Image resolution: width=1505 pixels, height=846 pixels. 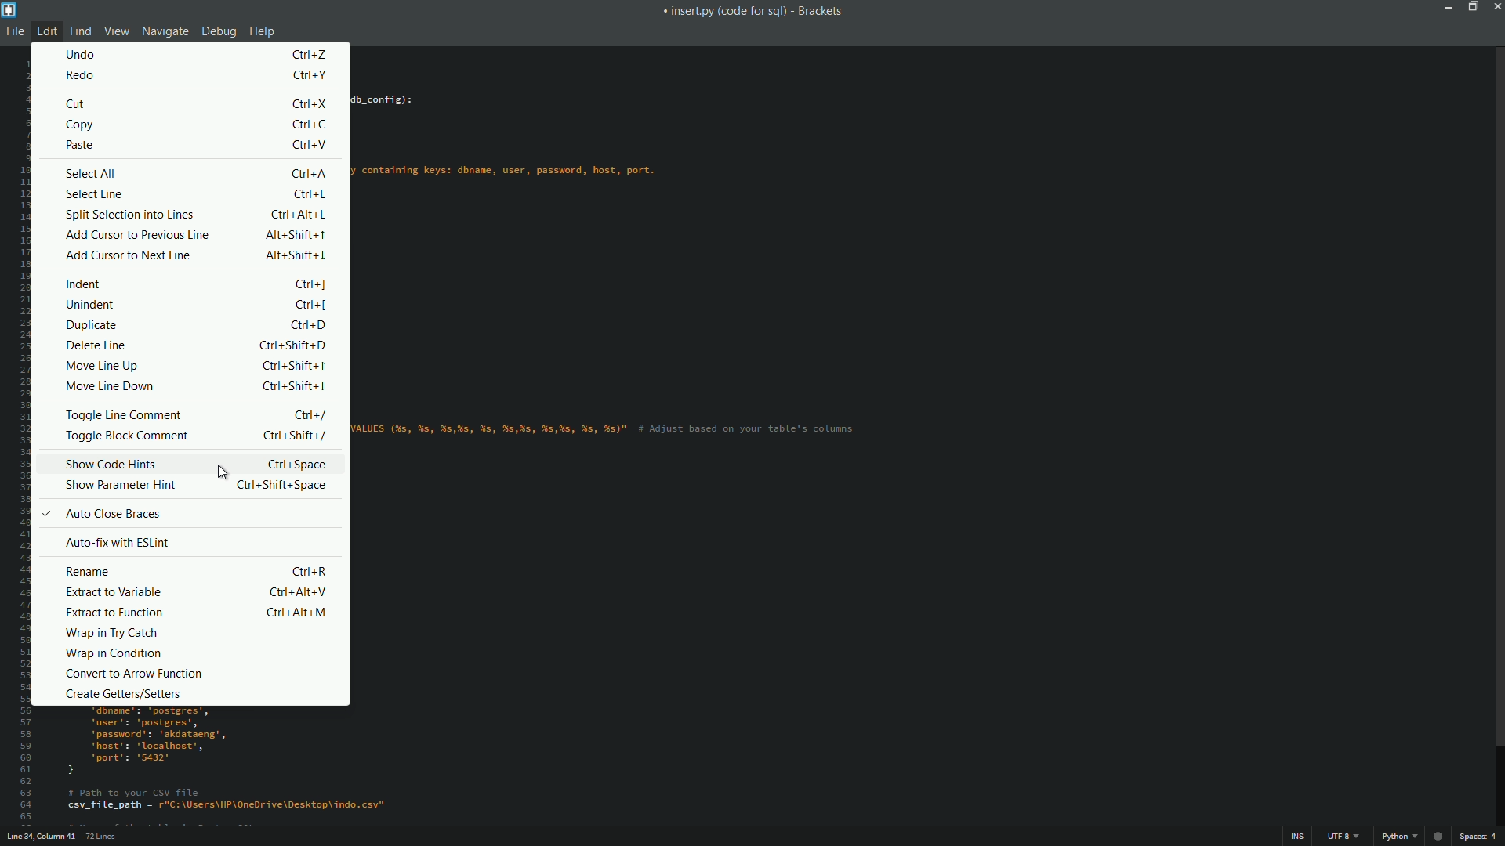 I want to click on minimize, so click(x=1449, y=6).